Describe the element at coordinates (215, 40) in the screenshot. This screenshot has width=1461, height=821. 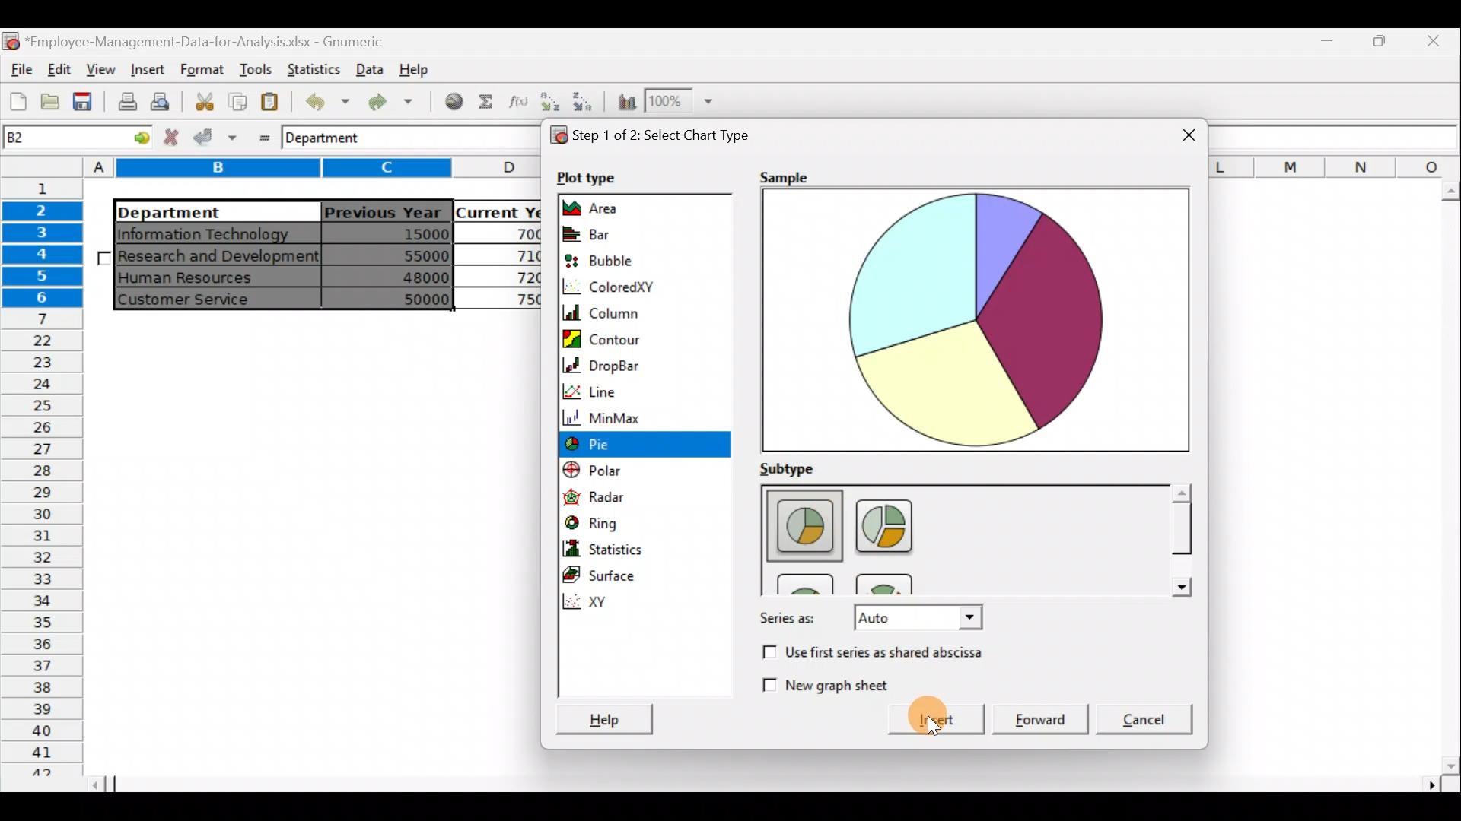
I see `Employee-Management-Data-for-Analysis.xlsx - Gnumeric` at that location.